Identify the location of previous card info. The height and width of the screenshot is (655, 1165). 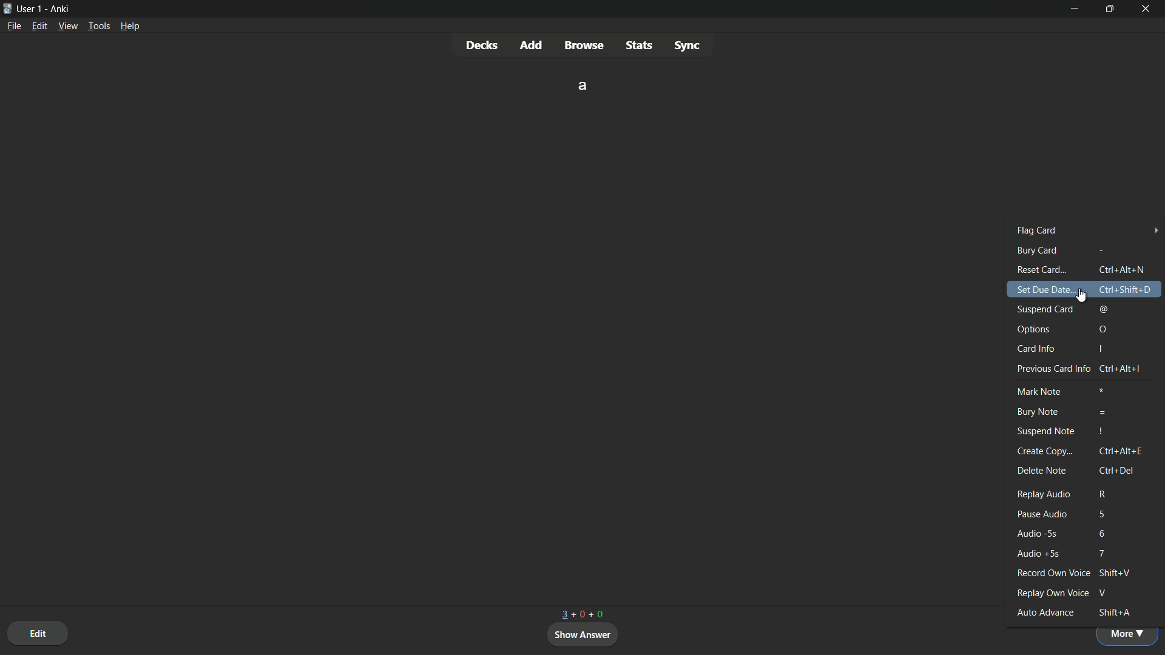
(1052, 369).